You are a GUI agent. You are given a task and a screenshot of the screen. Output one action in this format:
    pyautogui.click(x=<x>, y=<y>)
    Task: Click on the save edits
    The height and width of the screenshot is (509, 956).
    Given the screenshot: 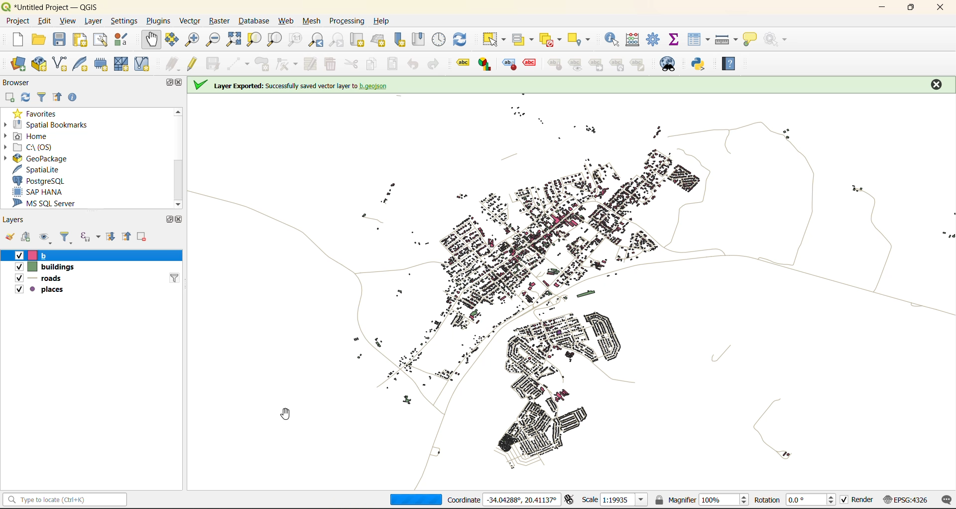 What is the action you would take?
    pyautogui.click(x=213, y=63)
    